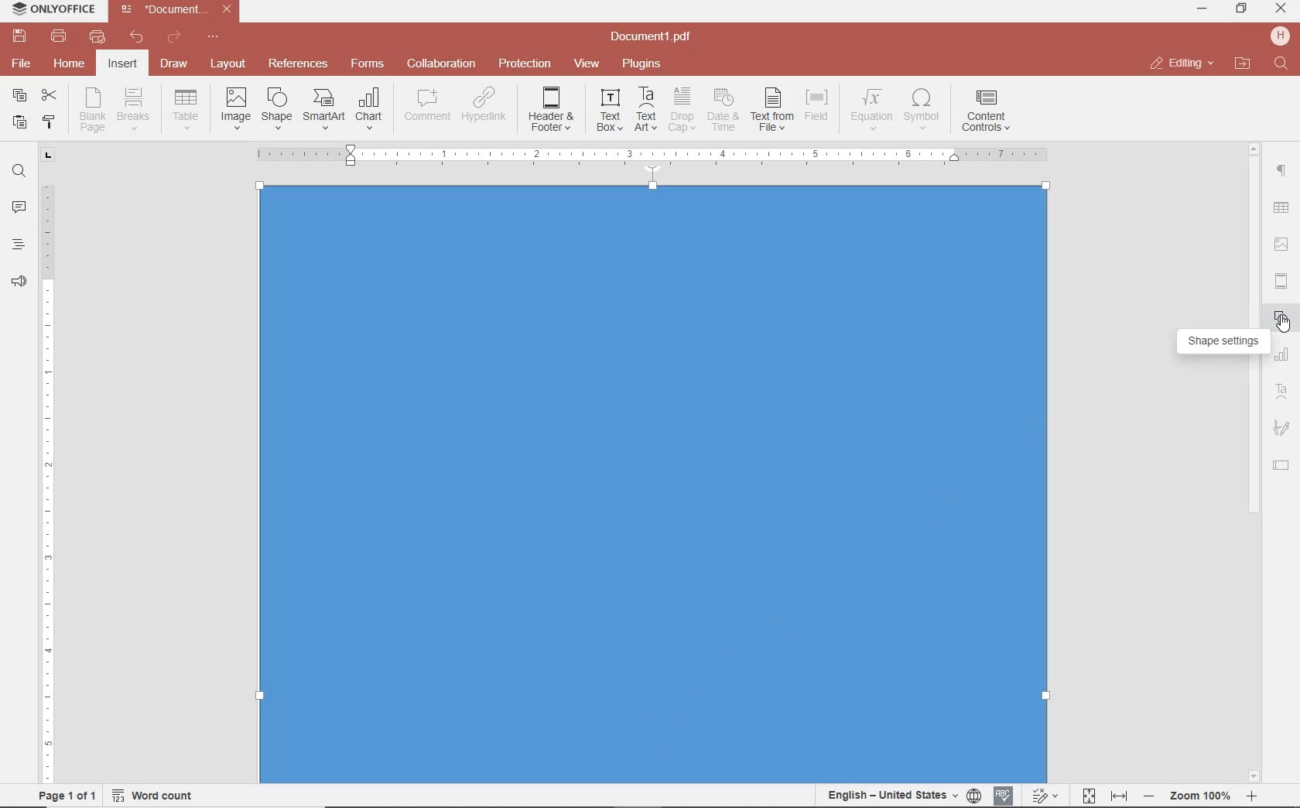 The width and height of the screenshot is (1300, 808). I want to click on home, so click(67, 63).